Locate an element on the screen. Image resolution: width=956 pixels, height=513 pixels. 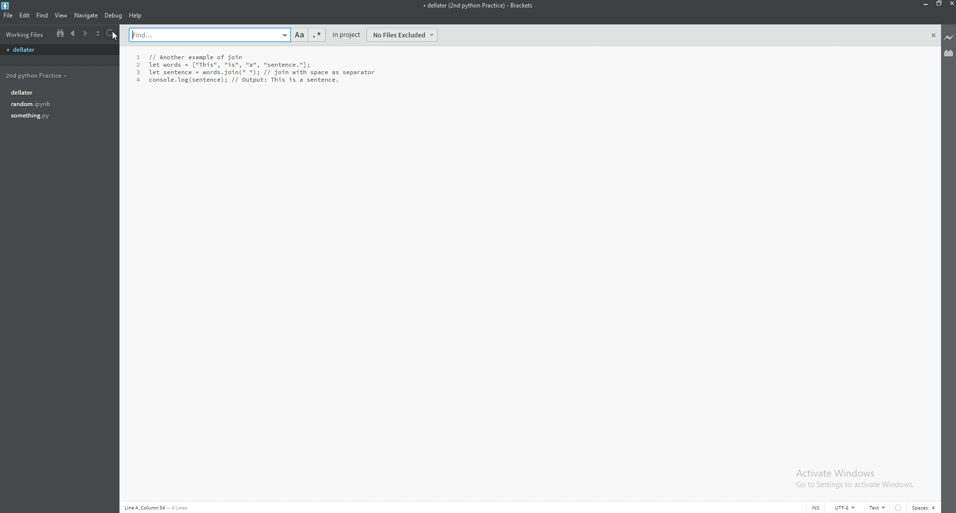
match case is located at coordinates (299, 35).